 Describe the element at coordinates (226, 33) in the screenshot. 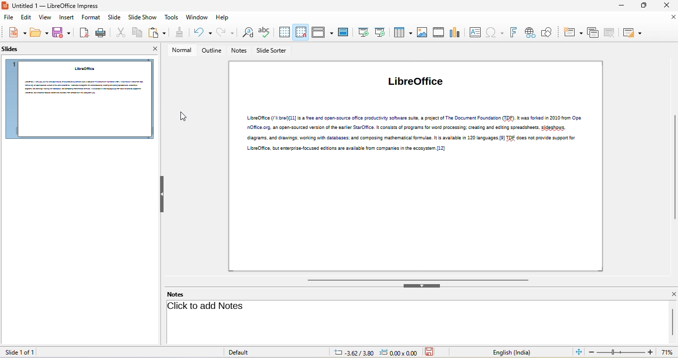

I see `redo` at that location.